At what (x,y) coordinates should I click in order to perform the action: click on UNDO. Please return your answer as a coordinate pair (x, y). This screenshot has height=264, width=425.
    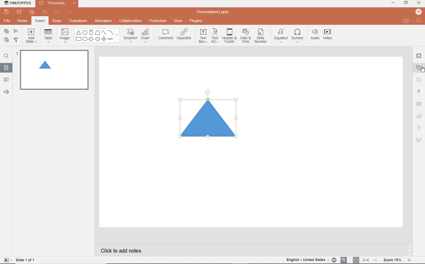
    Looking at the image, I should click on (45, 12).